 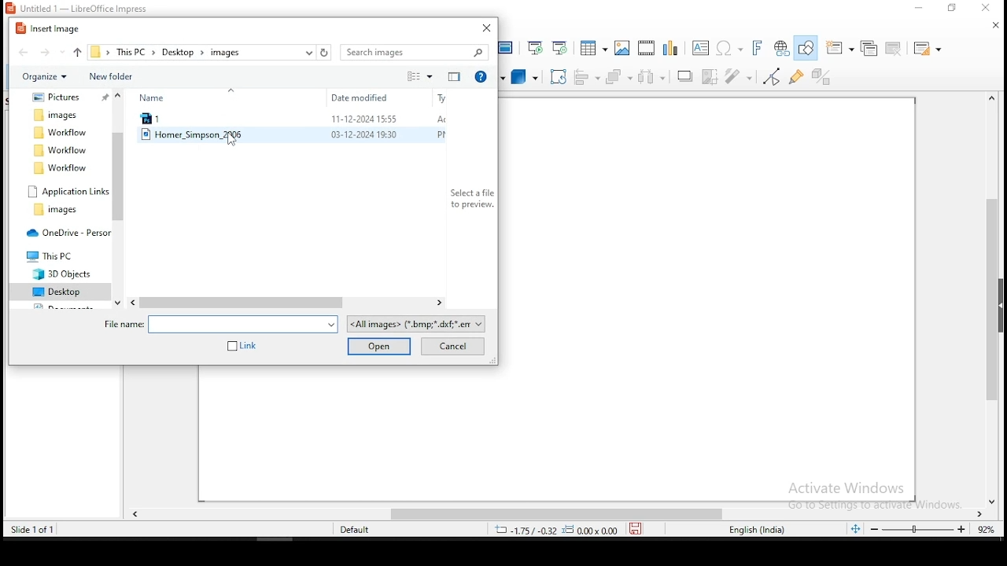 What do you see at coordinates (586, 75) in the screenshot?
I see `align objects` at bounding box center [586, 75].